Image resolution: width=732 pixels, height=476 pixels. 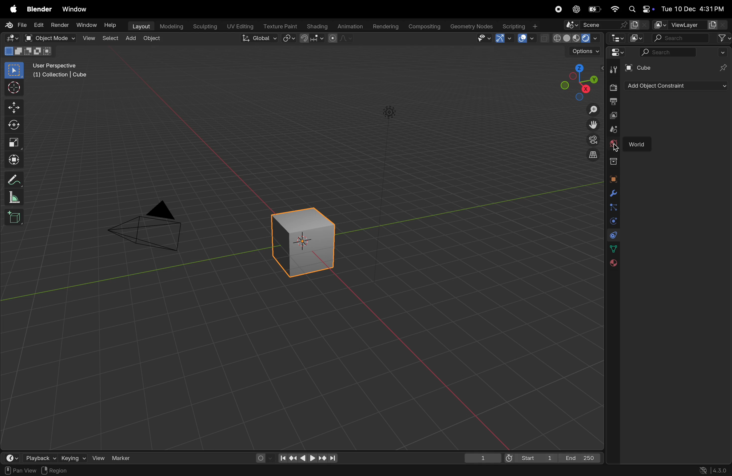 What do you see at coordinates (38, 457) in the screenshot?
I see `playback` at bounding box center [38, 457].